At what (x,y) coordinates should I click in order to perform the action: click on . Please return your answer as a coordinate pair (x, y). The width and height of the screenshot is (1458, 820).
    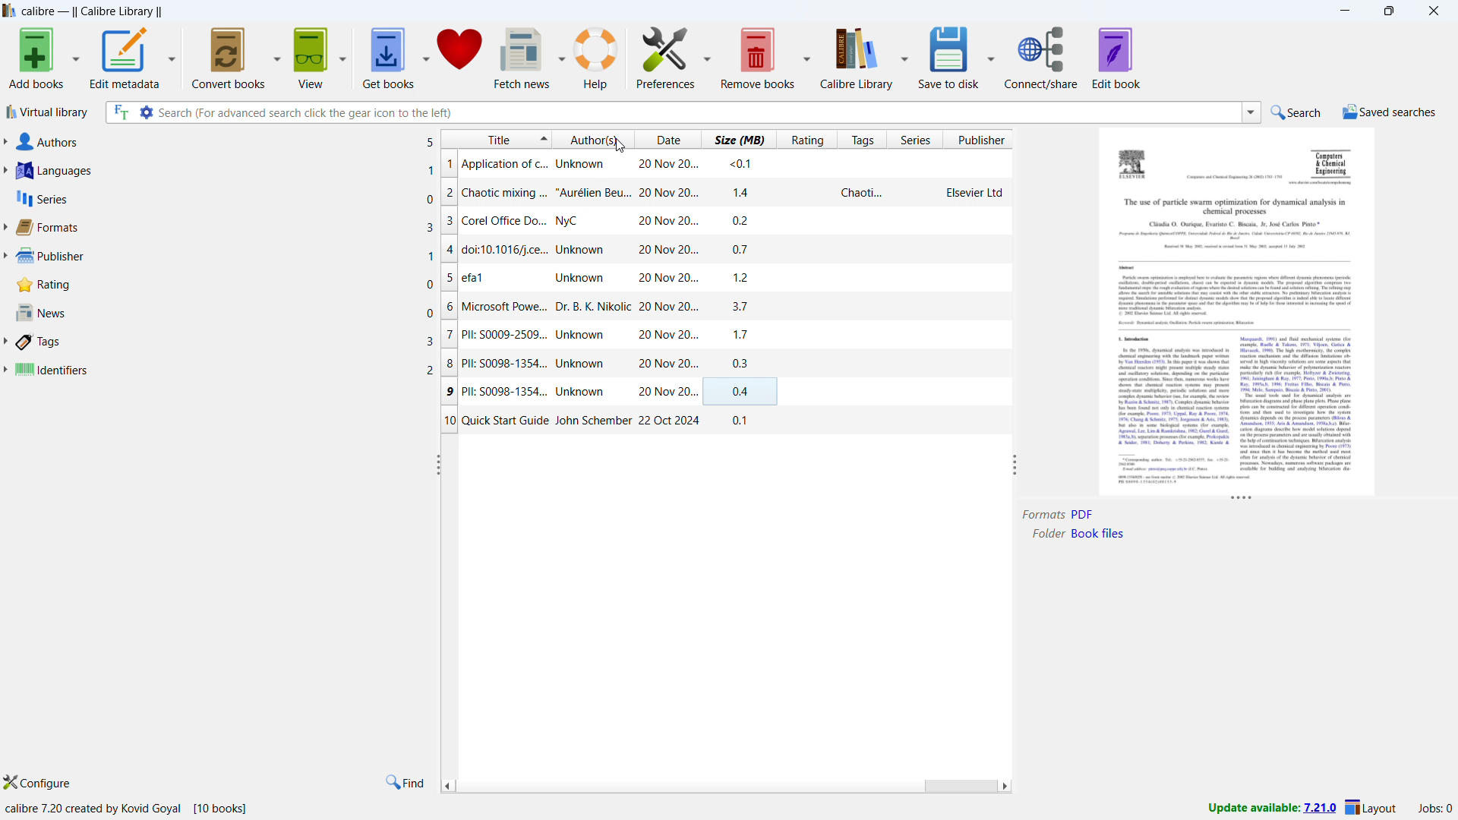
    Looking at the image, I should click on (1239, 205).